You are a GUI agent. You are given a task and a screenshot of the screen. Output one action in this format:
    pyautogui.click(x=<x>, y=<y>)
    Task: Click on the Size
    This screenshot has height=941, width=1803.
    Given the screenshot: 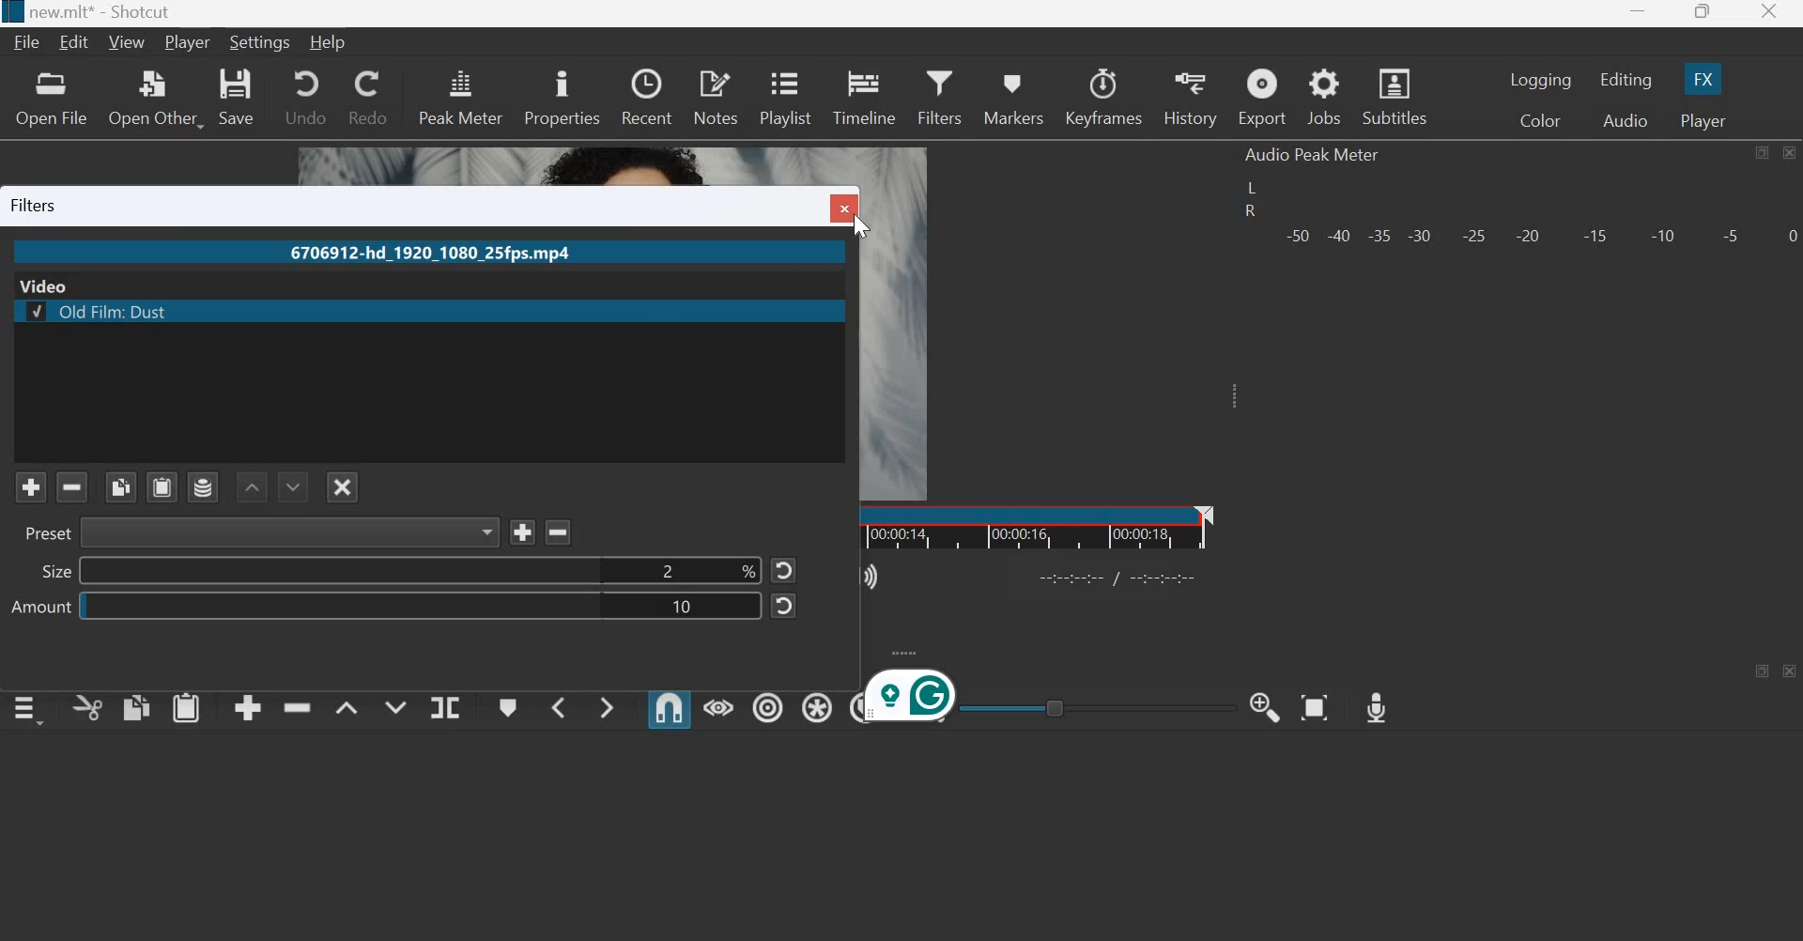 What is the action you would take?
    pyautogui.click(x=54, y=573)
    